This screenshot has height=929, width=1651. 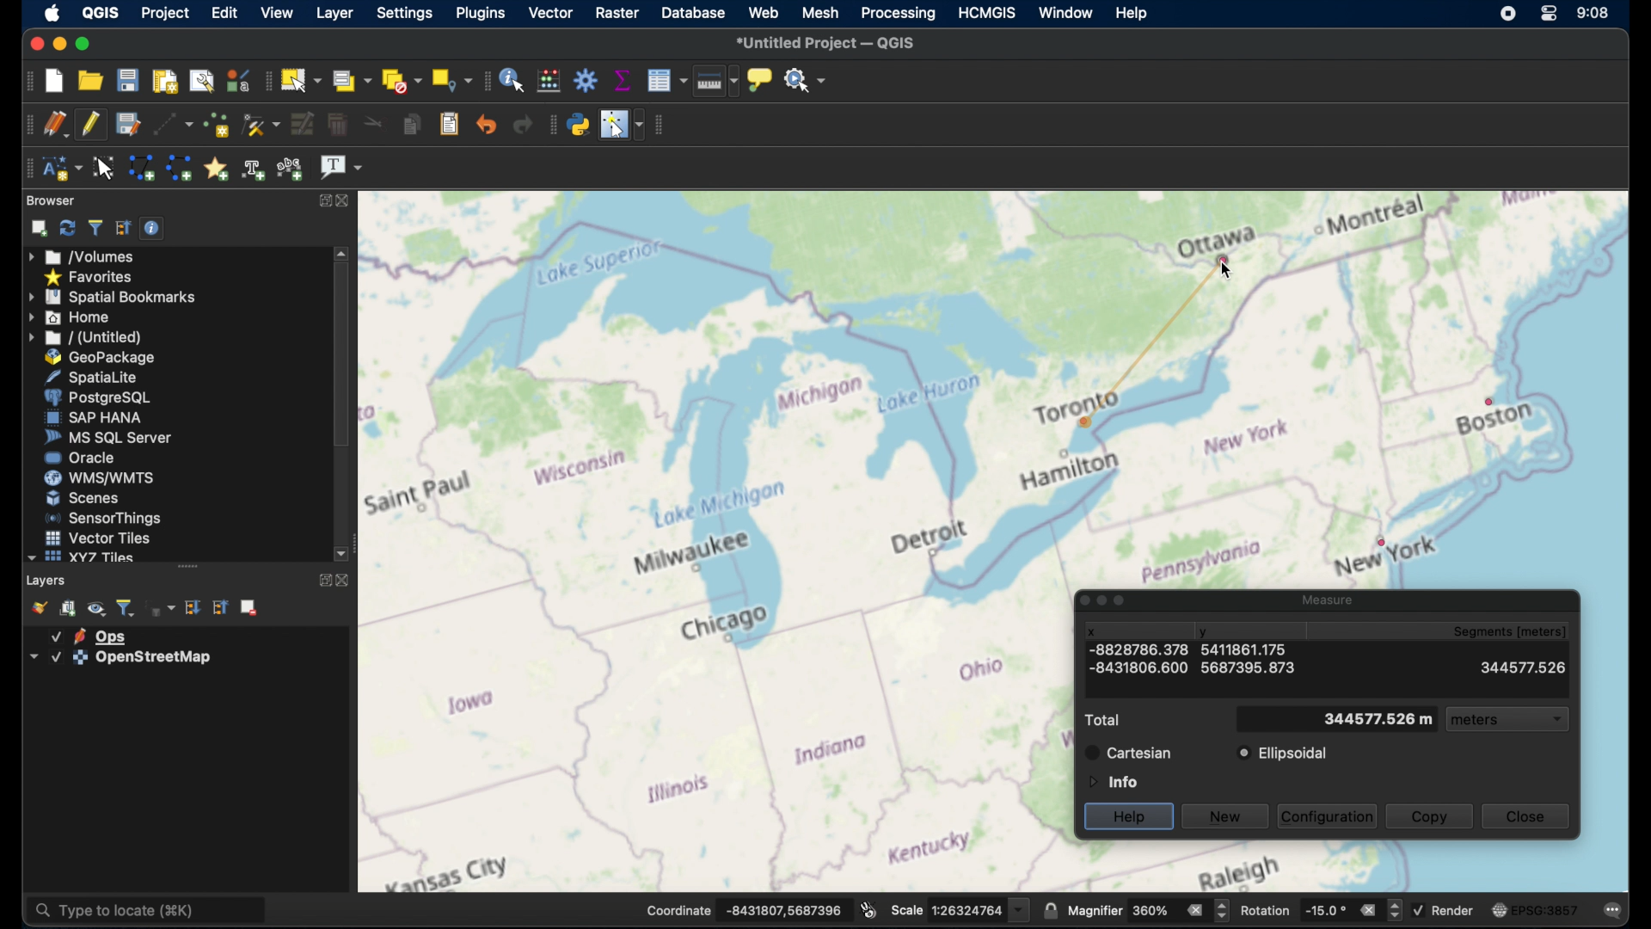 What do you see at coordinates (1446, 910) in the screenshot?
I see `render` at bounding box center [1446, 910].